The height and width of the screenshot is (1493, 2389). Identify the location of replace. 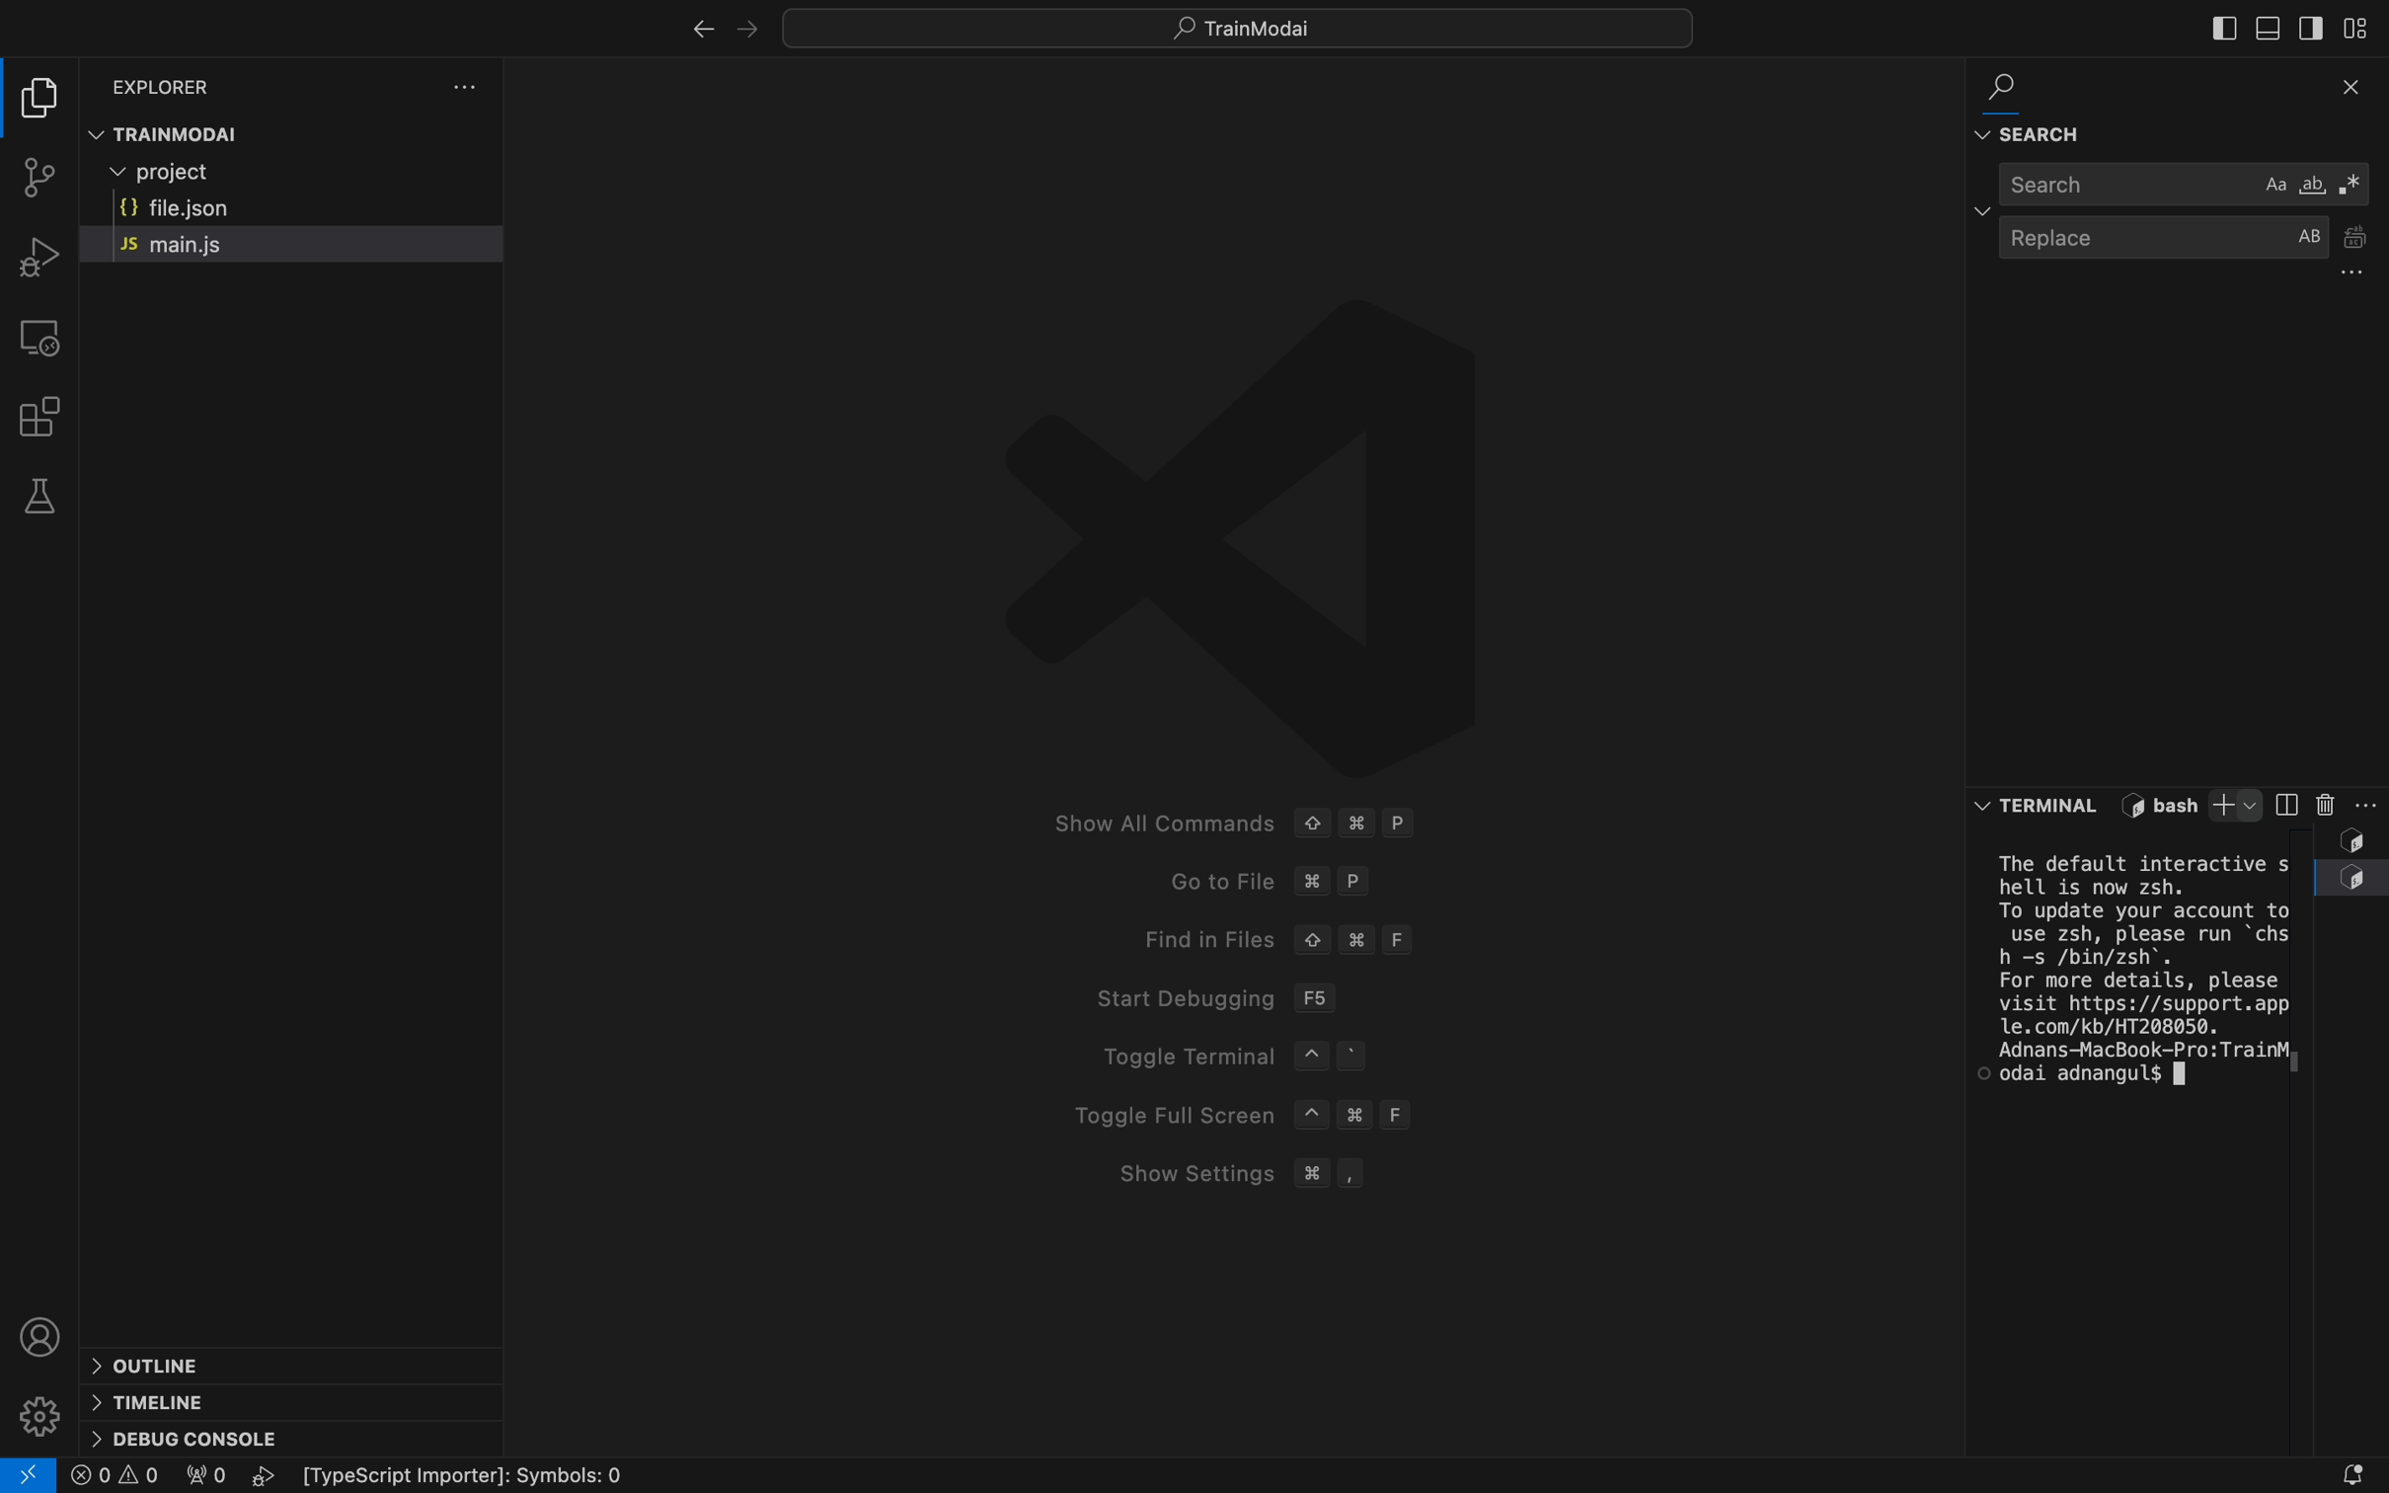
(2195, 242).